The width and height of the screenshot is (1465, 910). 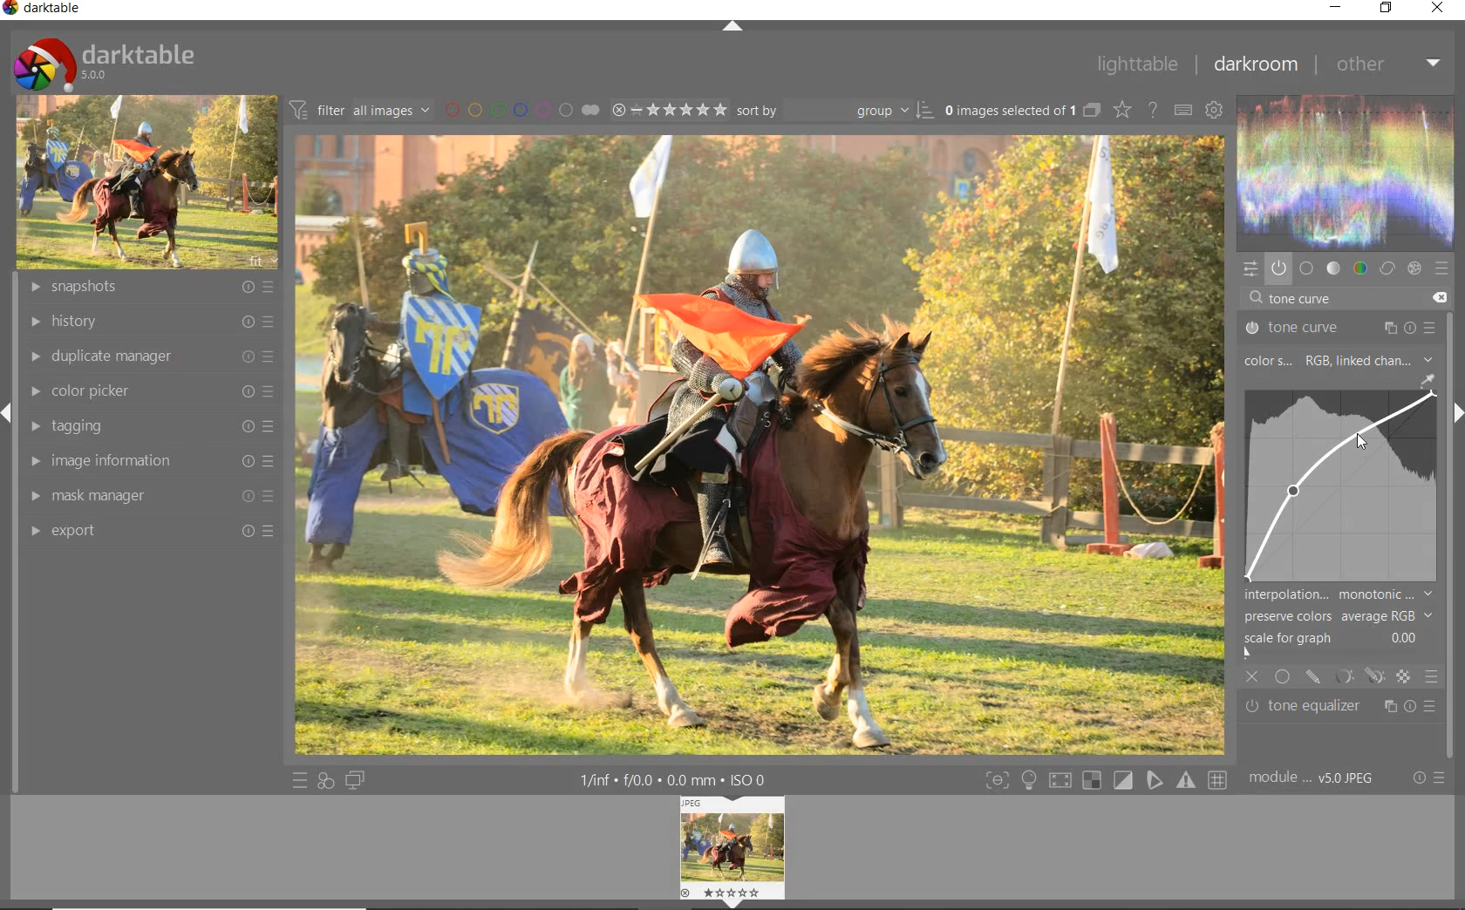 I want to click on quick access to presets, so click(x=300, y=781).